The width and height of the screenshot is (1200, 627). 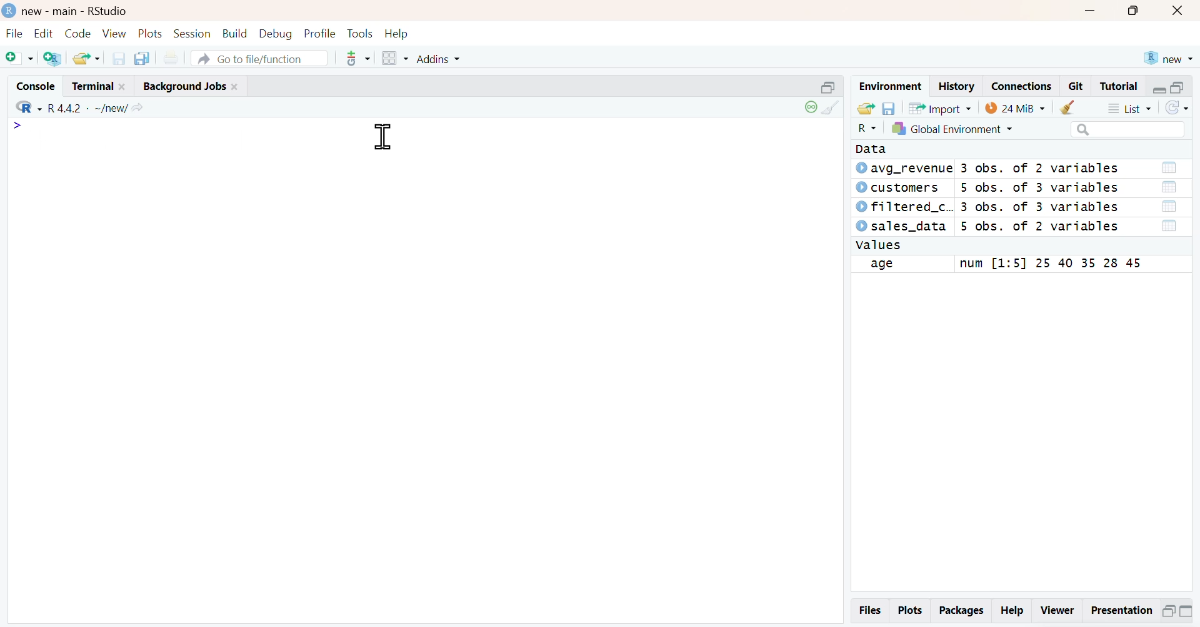 What do you see at coordinates (1071, 107) in the screenshot?
I see `clear` at bounding box center [1071, 107].